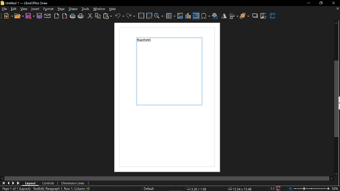 The width and height of the screenshot is (340, 191). I want to click on co-ordinates (3.30/1.96), so click(196, 189).